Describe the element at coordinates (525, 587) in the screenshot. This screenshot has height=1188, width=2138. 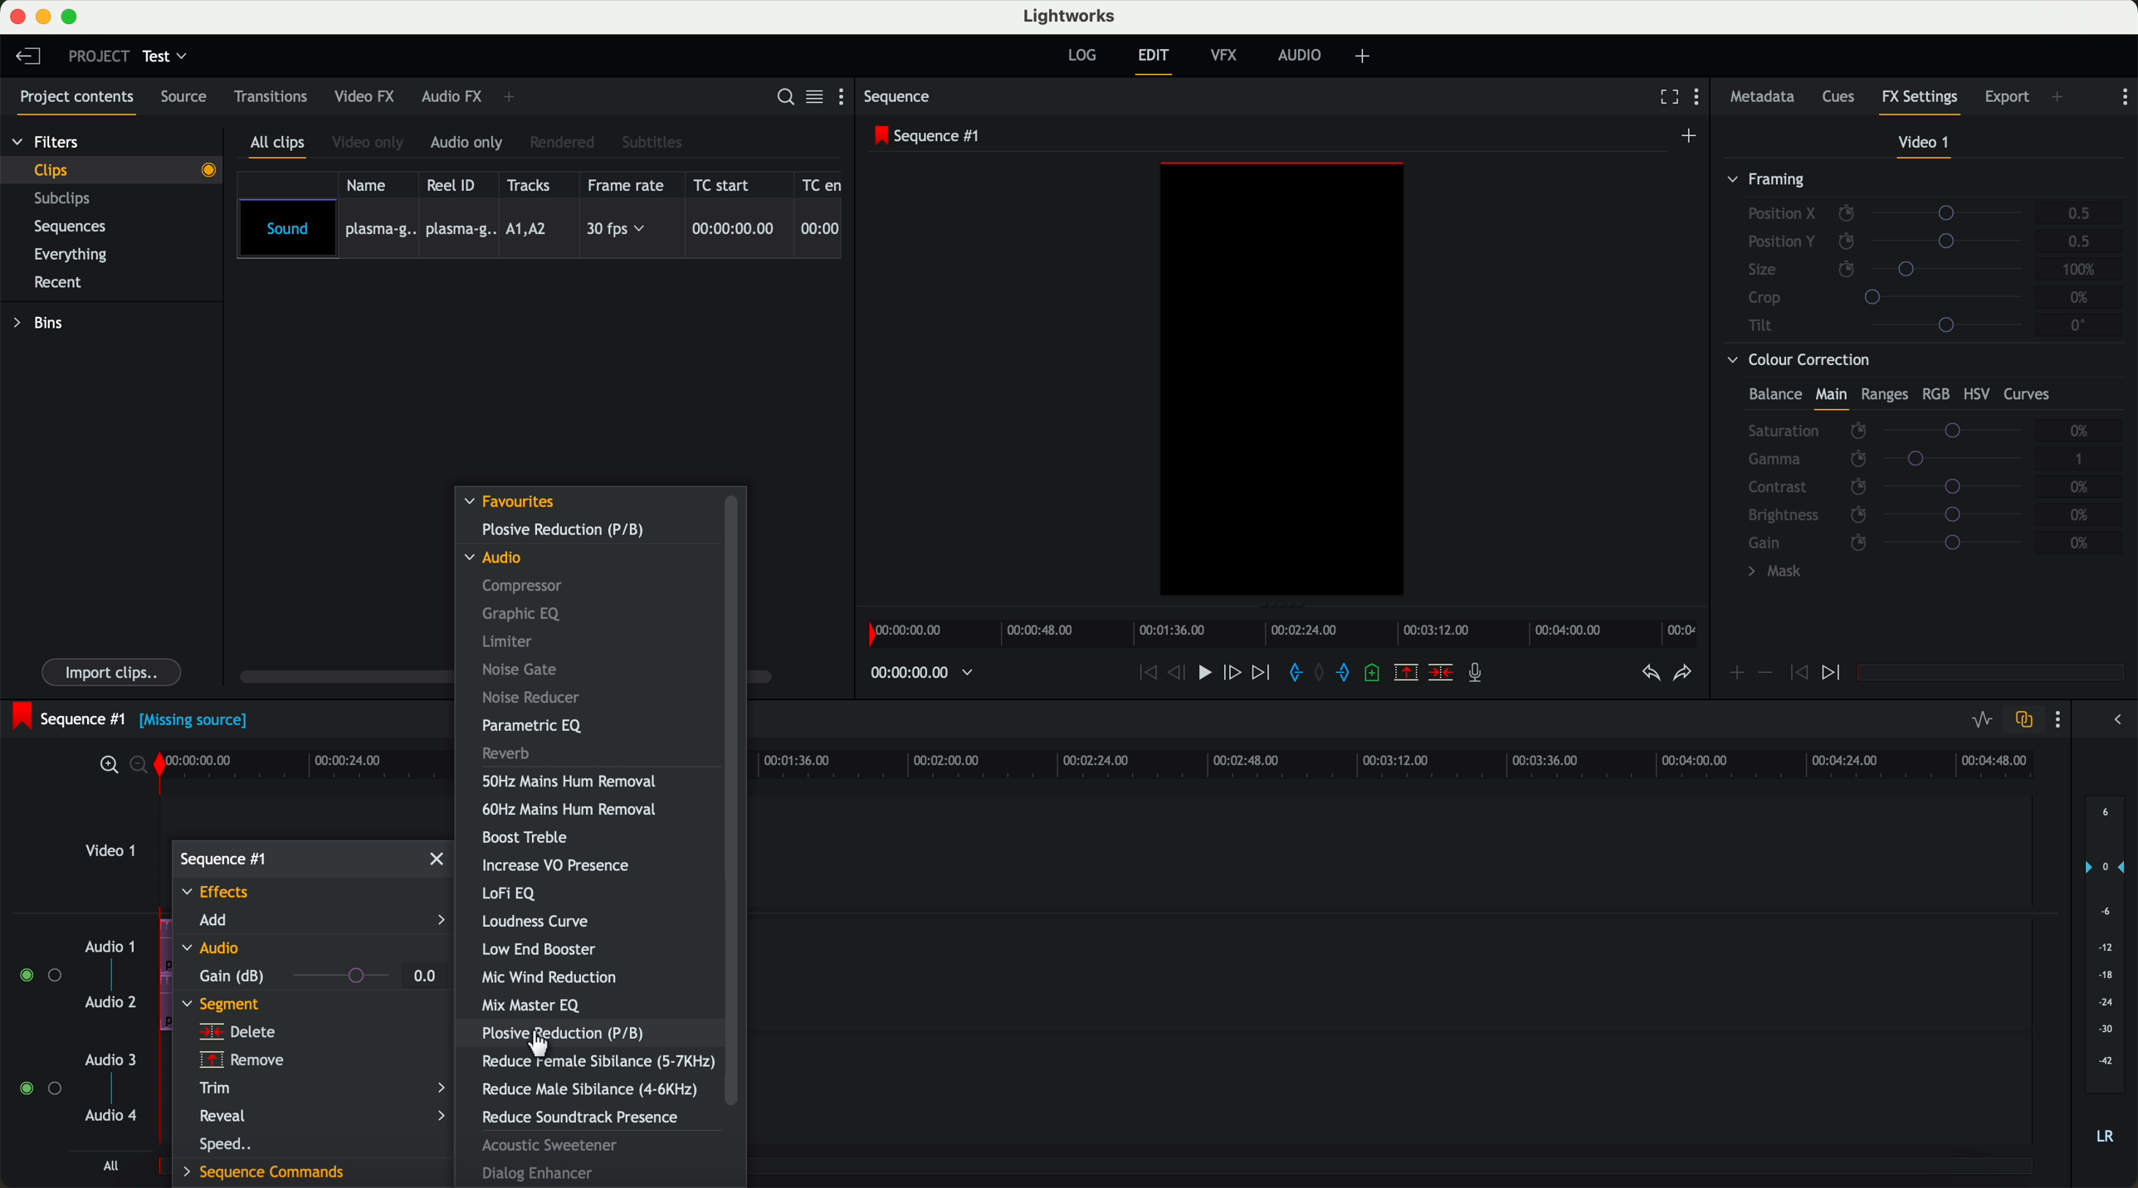
I see `compressor` at that location.